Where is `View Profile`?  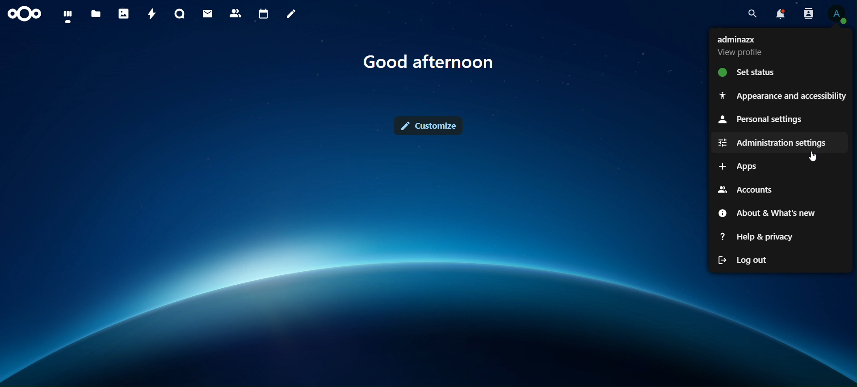
View Profile is located at coordinates (838, 14).